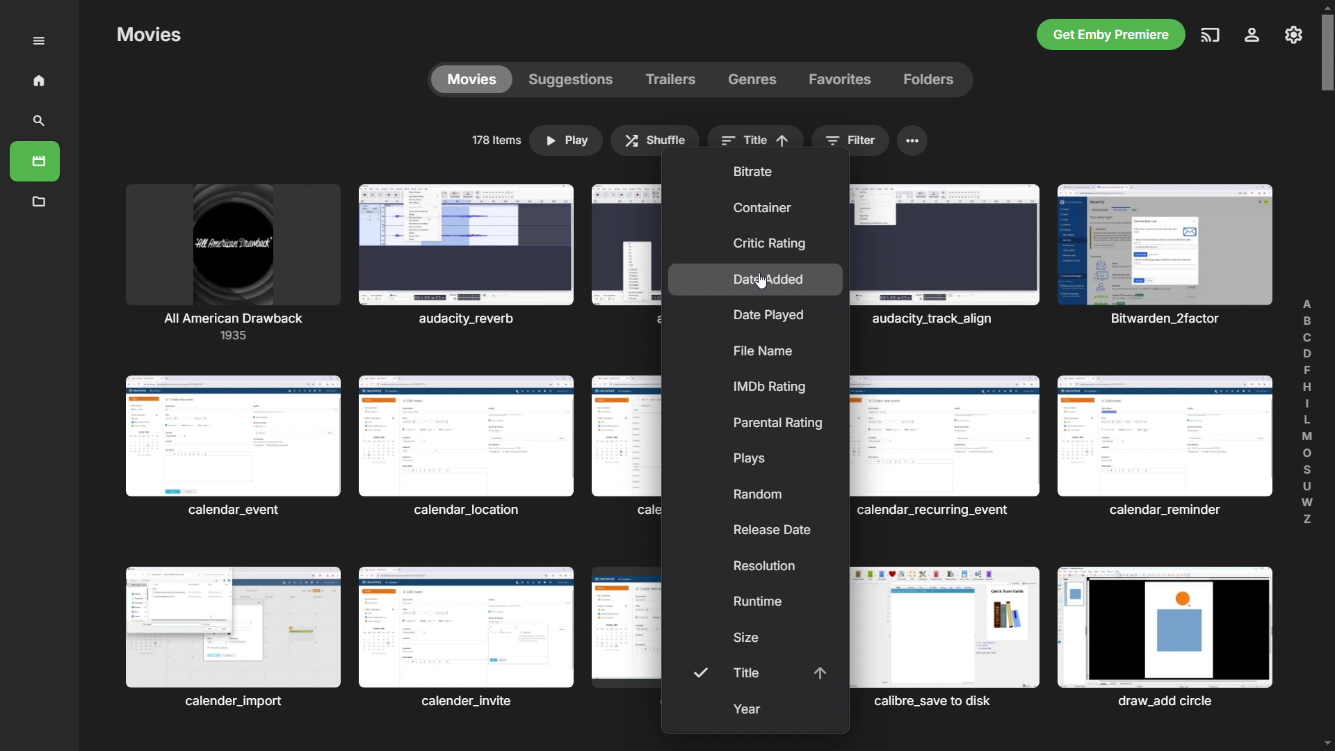 This screenshot has height=751, width=1335. Describe the element at coordinates (765, 282) in the screenshot. I see `cursor` at that location.